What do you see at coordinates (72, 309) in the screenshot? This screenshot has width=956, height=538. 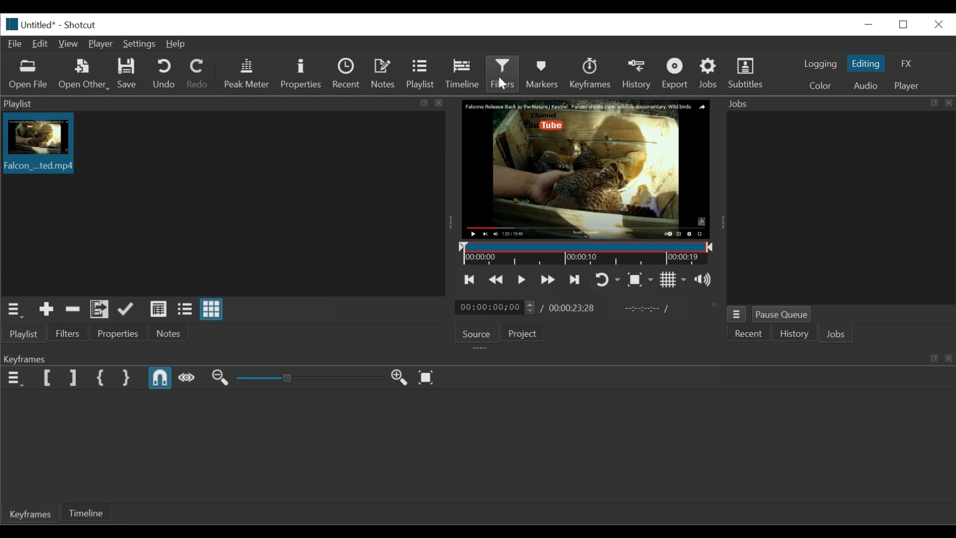 I see `Remove cut` at bounding box center [72, 309].